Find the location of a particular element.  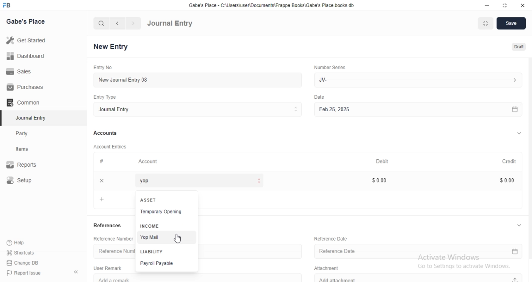

Items is located at coordinates (30, 150).